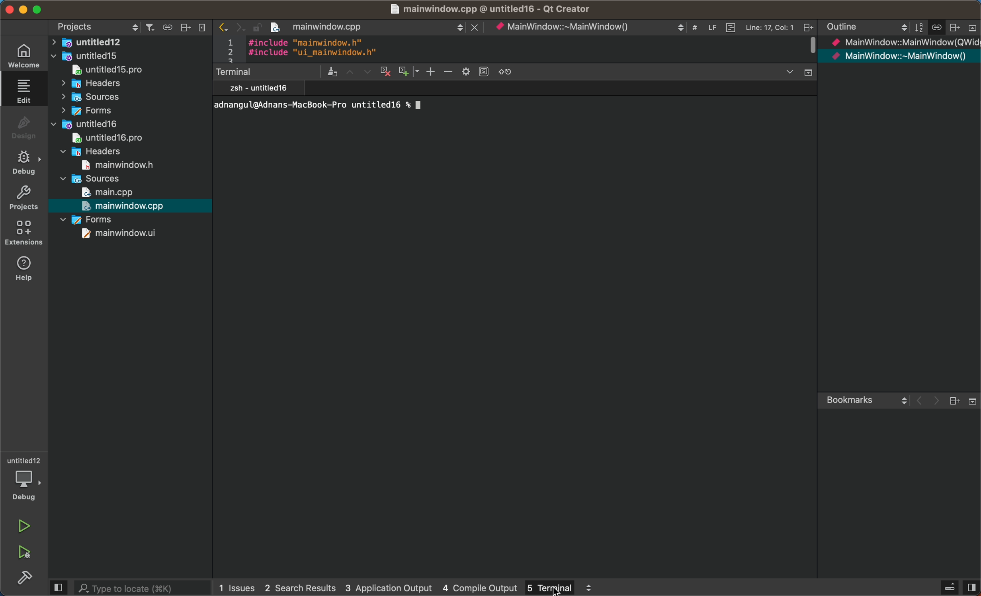 Image resolution: width=981 pixels, height=596 pixels. What do you see at coordinates (110, 192) in the screenshot?
I see `file` at bounding box center [110, 192].